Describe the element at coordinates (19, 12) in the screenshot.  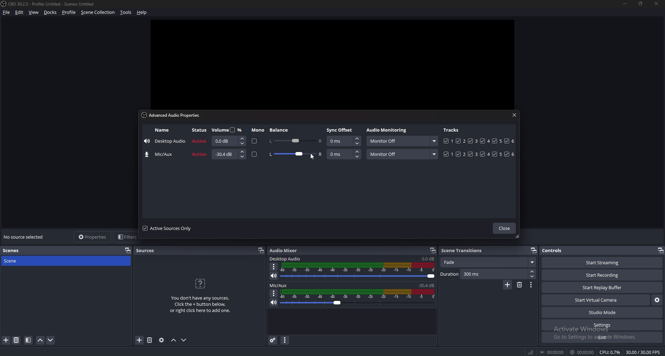
I see `edit` at that location.